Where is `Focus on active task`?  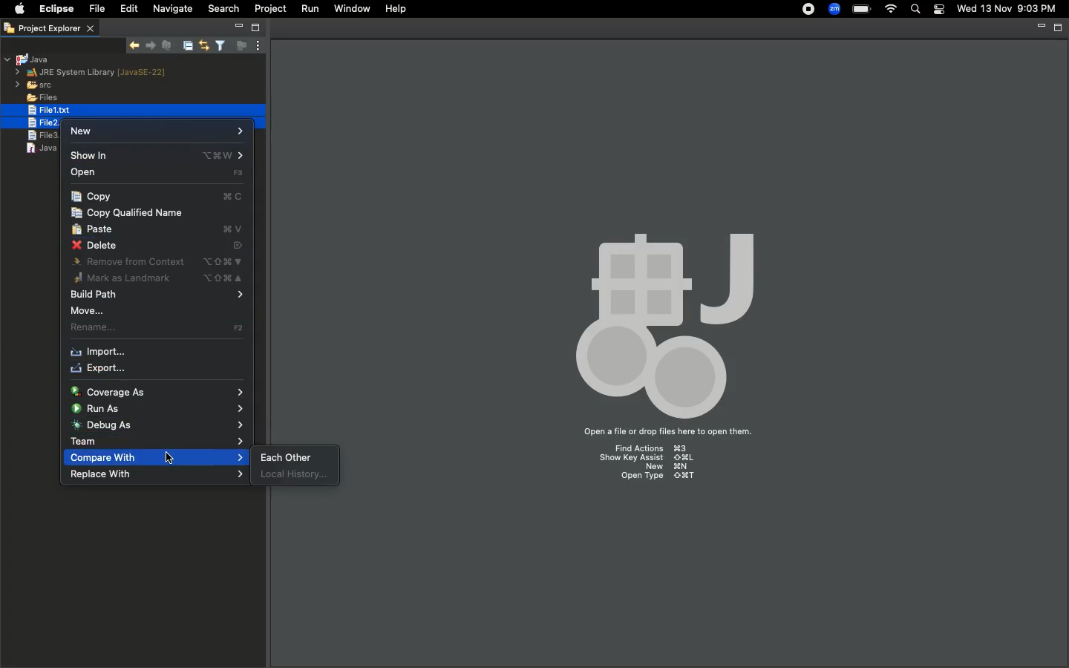
Focus on active task is located at coordinates (239, 46).